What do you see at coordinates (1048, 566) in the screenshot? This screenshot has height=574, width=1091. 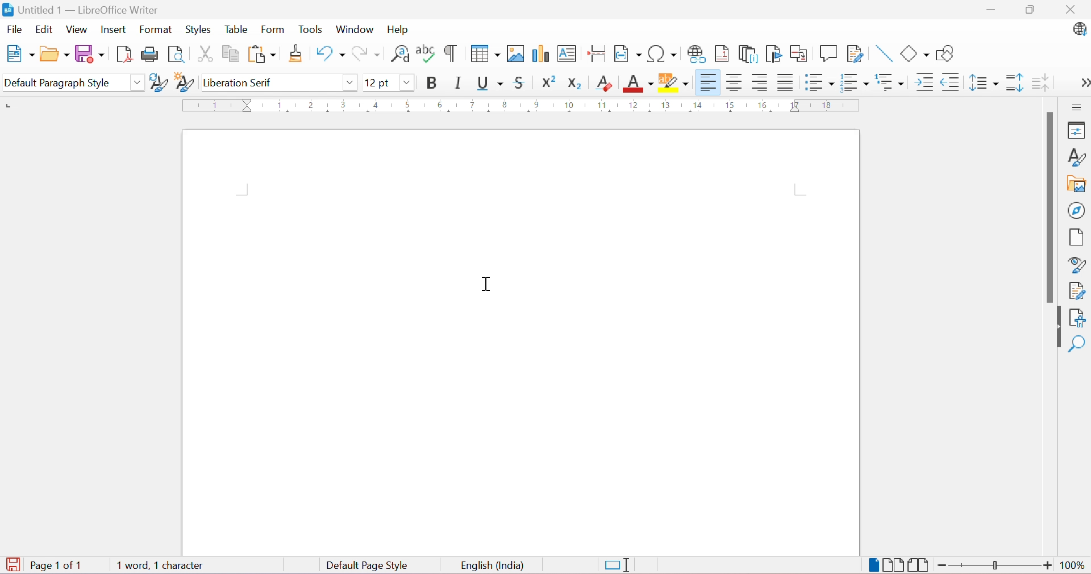 I see `Zoom In` at bounding box center [1048, 566].